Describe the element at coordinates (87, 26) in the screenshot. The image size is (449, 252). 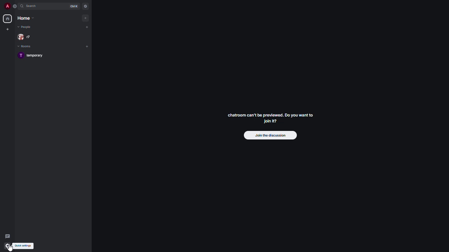
I see `add` at that location.